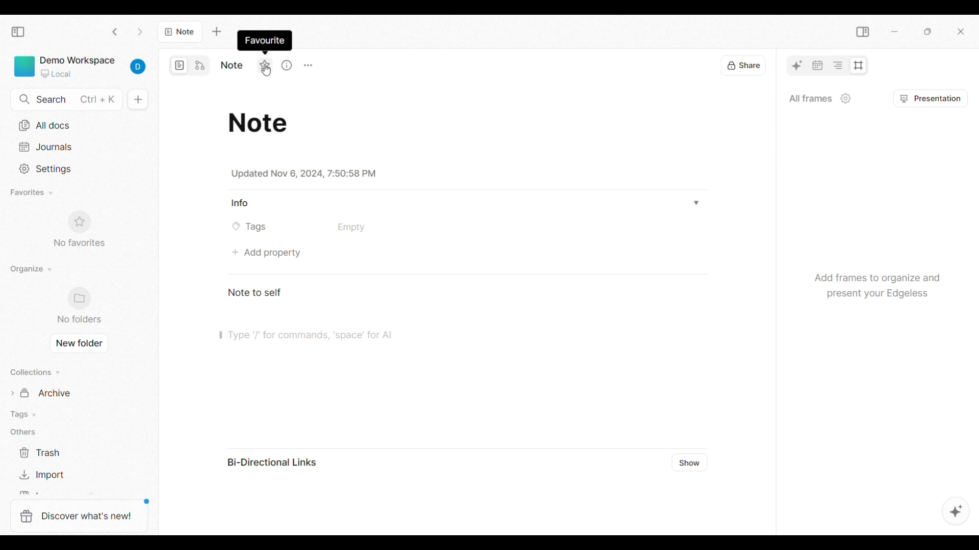 The width and height of the screenshot is (979, 550). What do you see at coordinates (817, 65) in the screenshot?
I see `Calendar` at bounding box center [817, 65].